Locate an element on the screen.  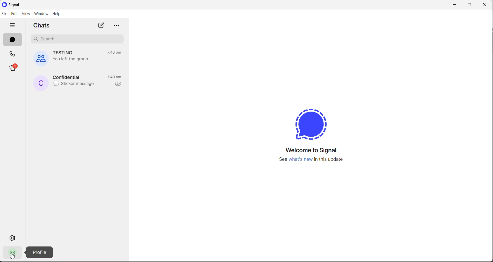
signal logo is located at coordinates (313, 122).